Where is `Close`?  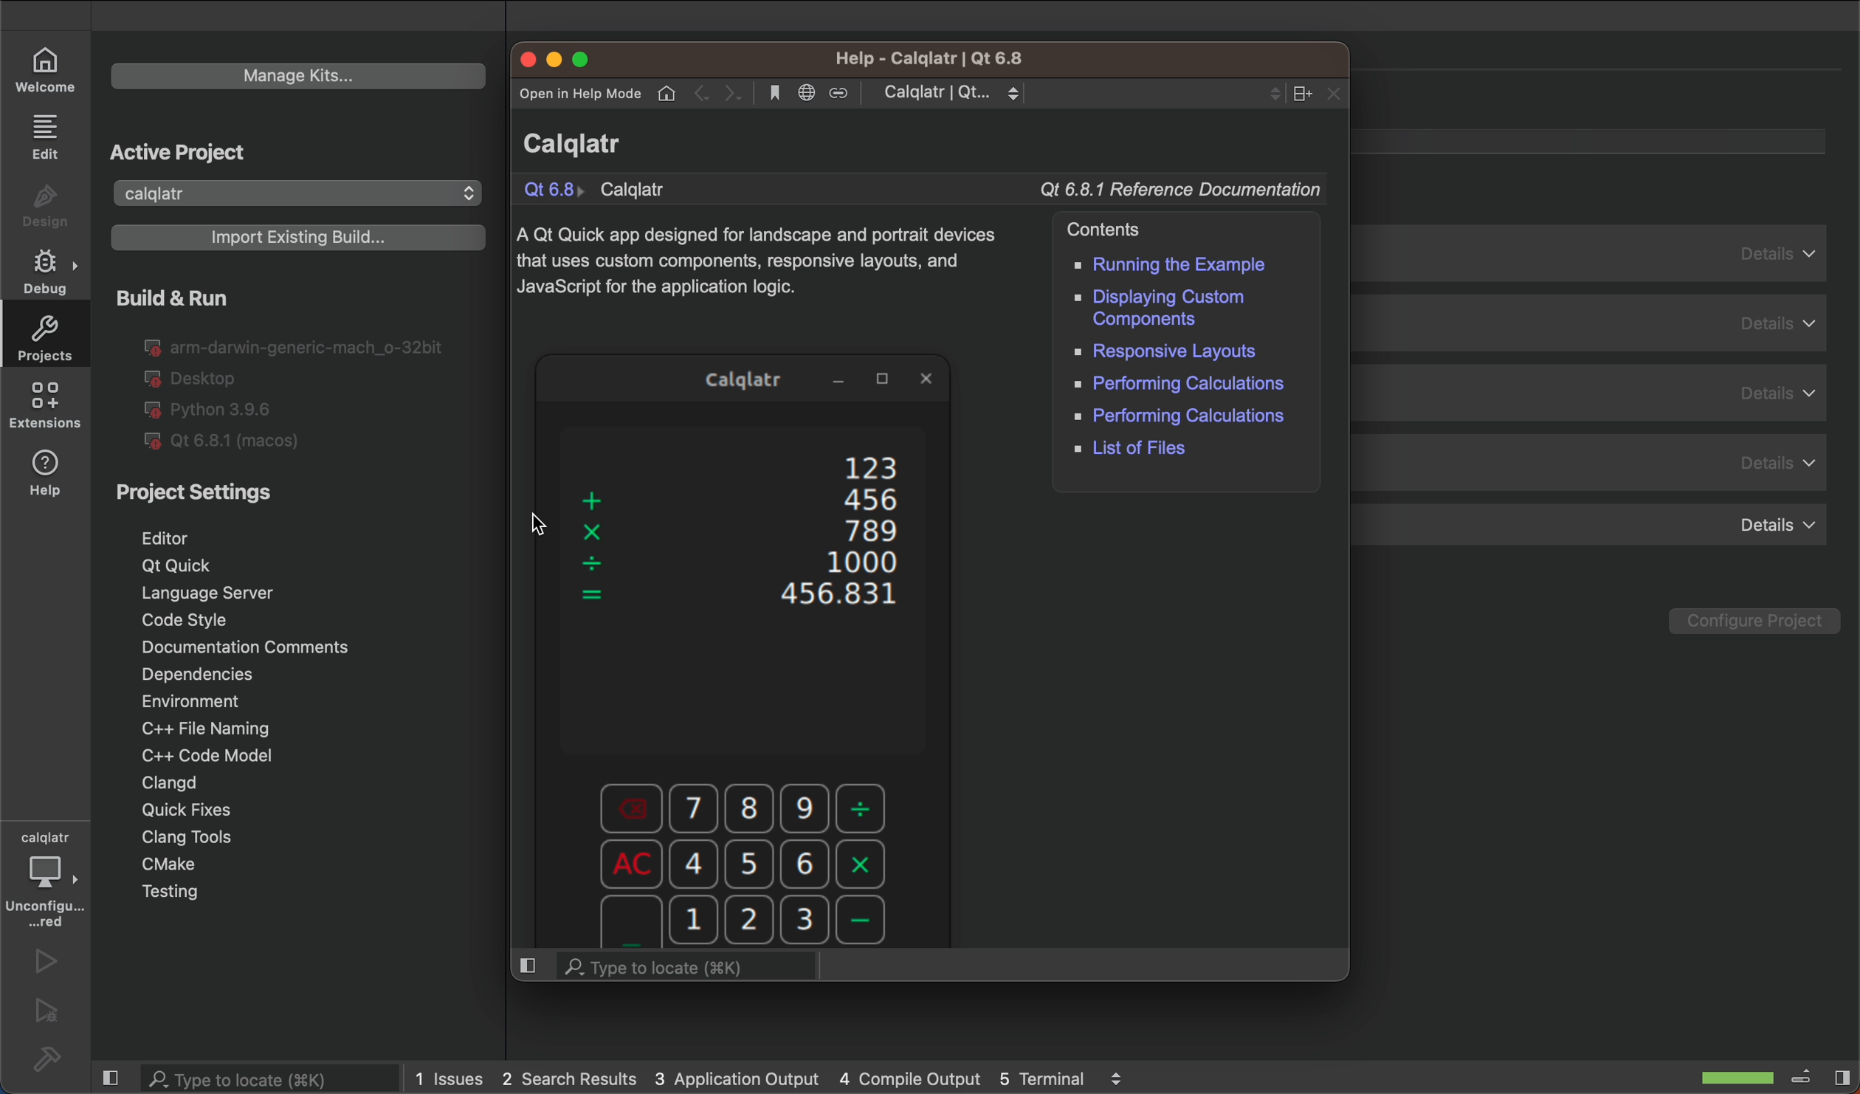
Close is located at coordinates (940, 375).